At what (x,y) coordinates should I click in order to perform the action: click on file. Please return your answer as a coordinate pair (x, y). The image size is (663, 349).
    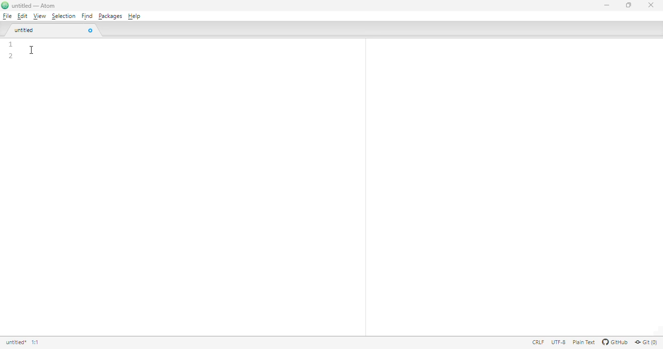
    Looking at the image, I should click on (8, 16).